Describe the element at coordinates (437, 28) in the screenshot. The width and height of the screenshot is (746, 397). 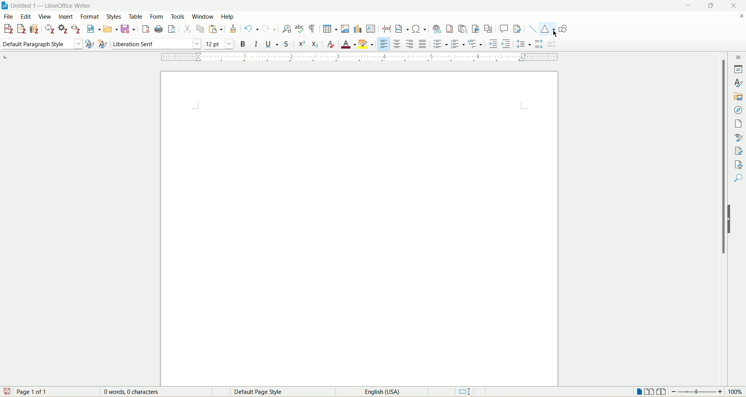
I see `insert hyperlink` at that location.